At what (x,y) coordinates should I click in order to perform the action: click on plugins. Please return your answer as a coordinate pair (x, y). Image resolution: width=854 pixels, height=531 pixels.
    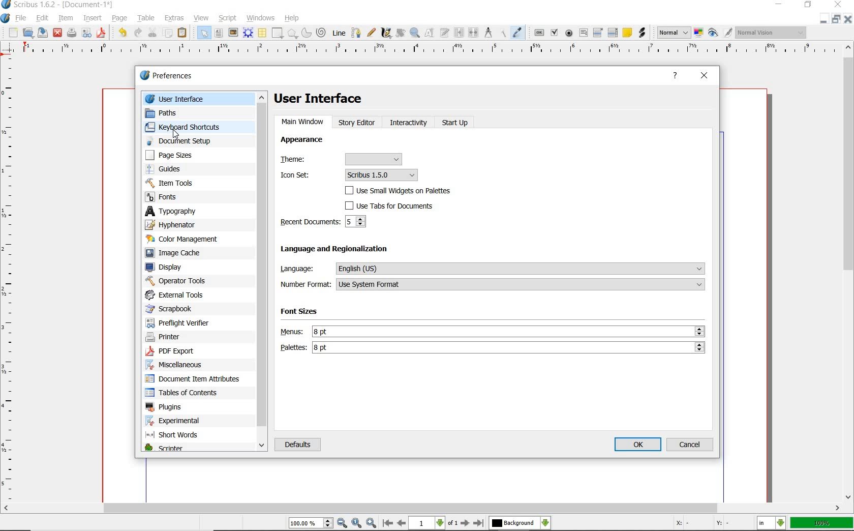
    Looking at the image, I should click on (165, 407).